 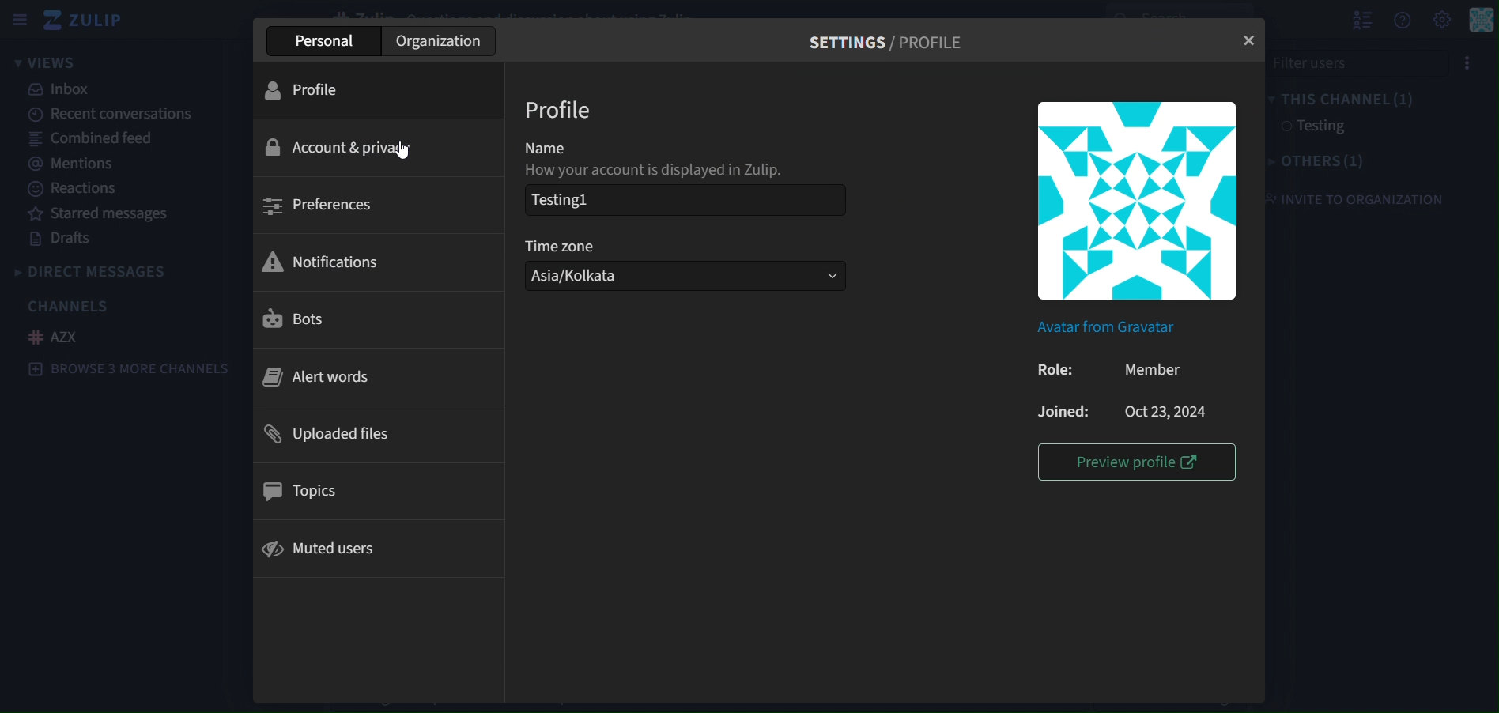 I want to click on browse 3 more channels, so click(x=125, y=369).